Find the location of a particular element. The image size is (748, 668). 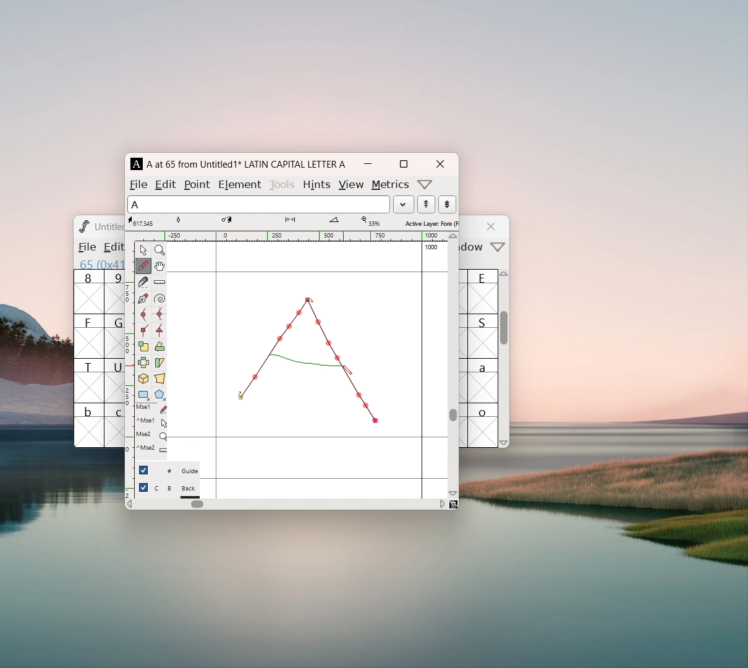

maximize is located at coordinates (403, 164).